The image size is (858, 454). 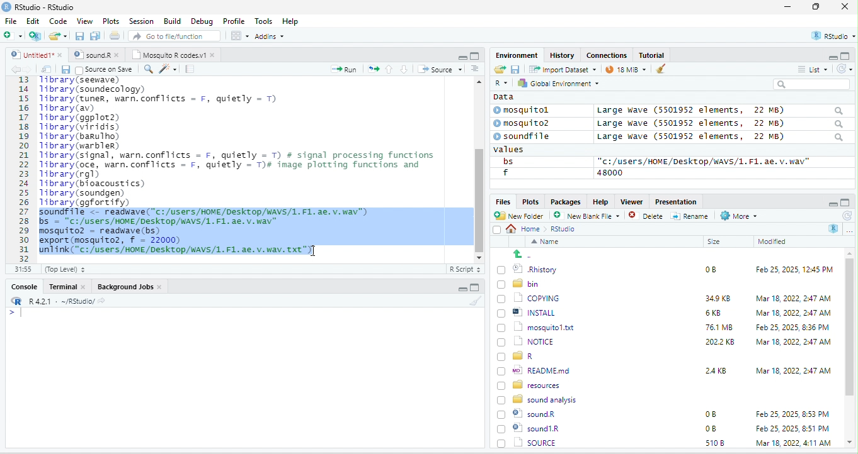 I want to click on | SOURCE, so click(x=534, y=428).